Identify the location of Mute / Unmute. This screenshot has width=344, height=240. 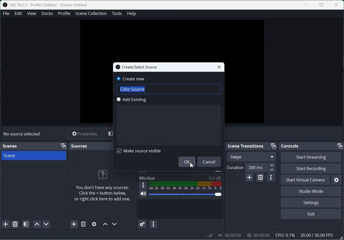
(143, 194).